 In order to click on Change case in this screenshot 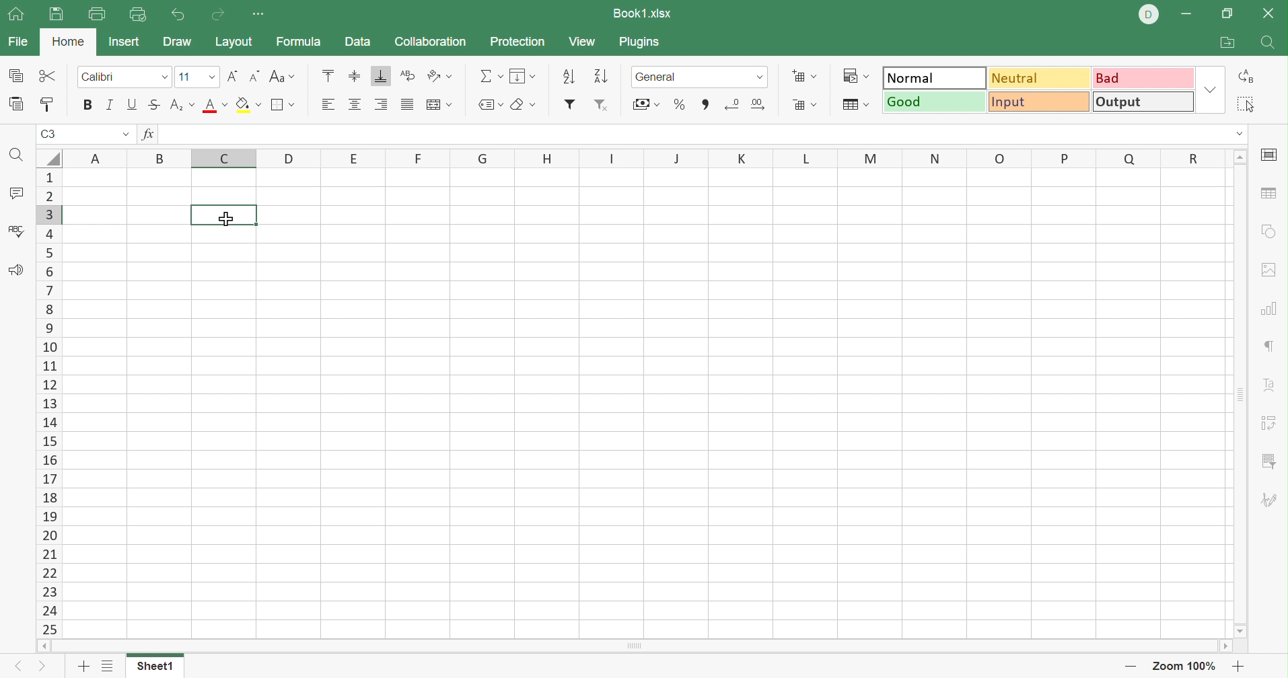, I will do `click(283, 77)`.